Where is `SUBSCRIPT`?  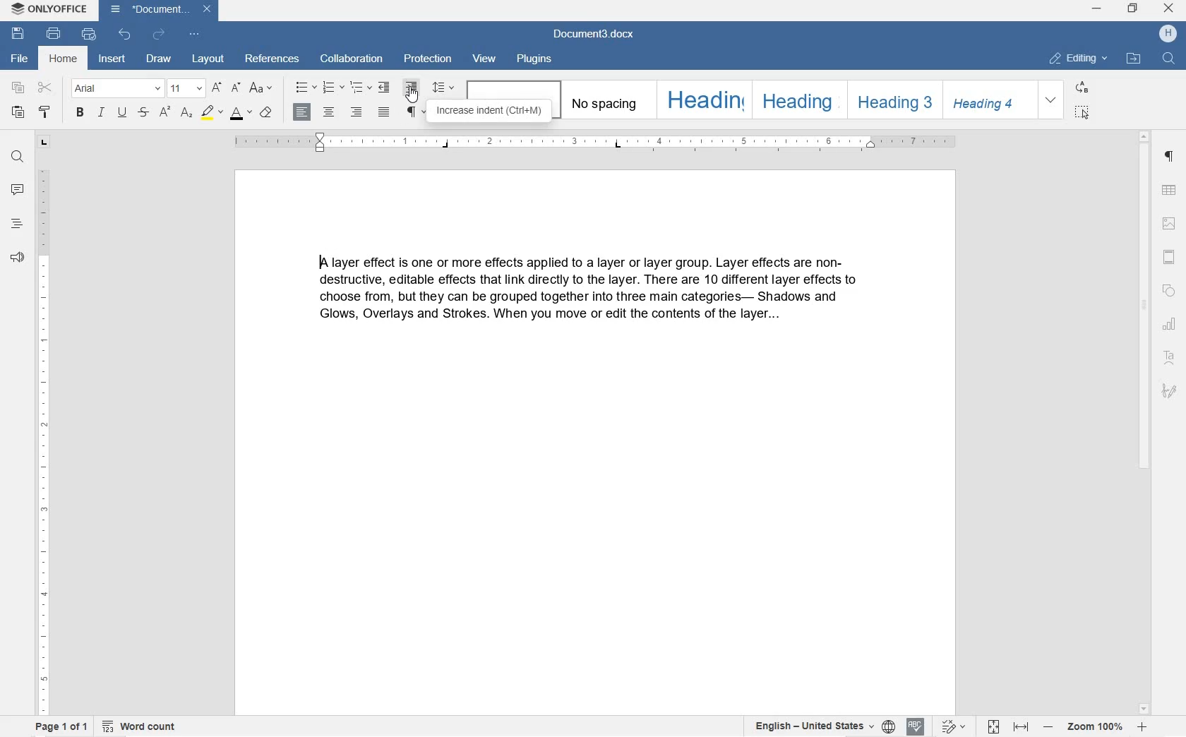 SUBSCRIPT is located at coordinates (164, 114).